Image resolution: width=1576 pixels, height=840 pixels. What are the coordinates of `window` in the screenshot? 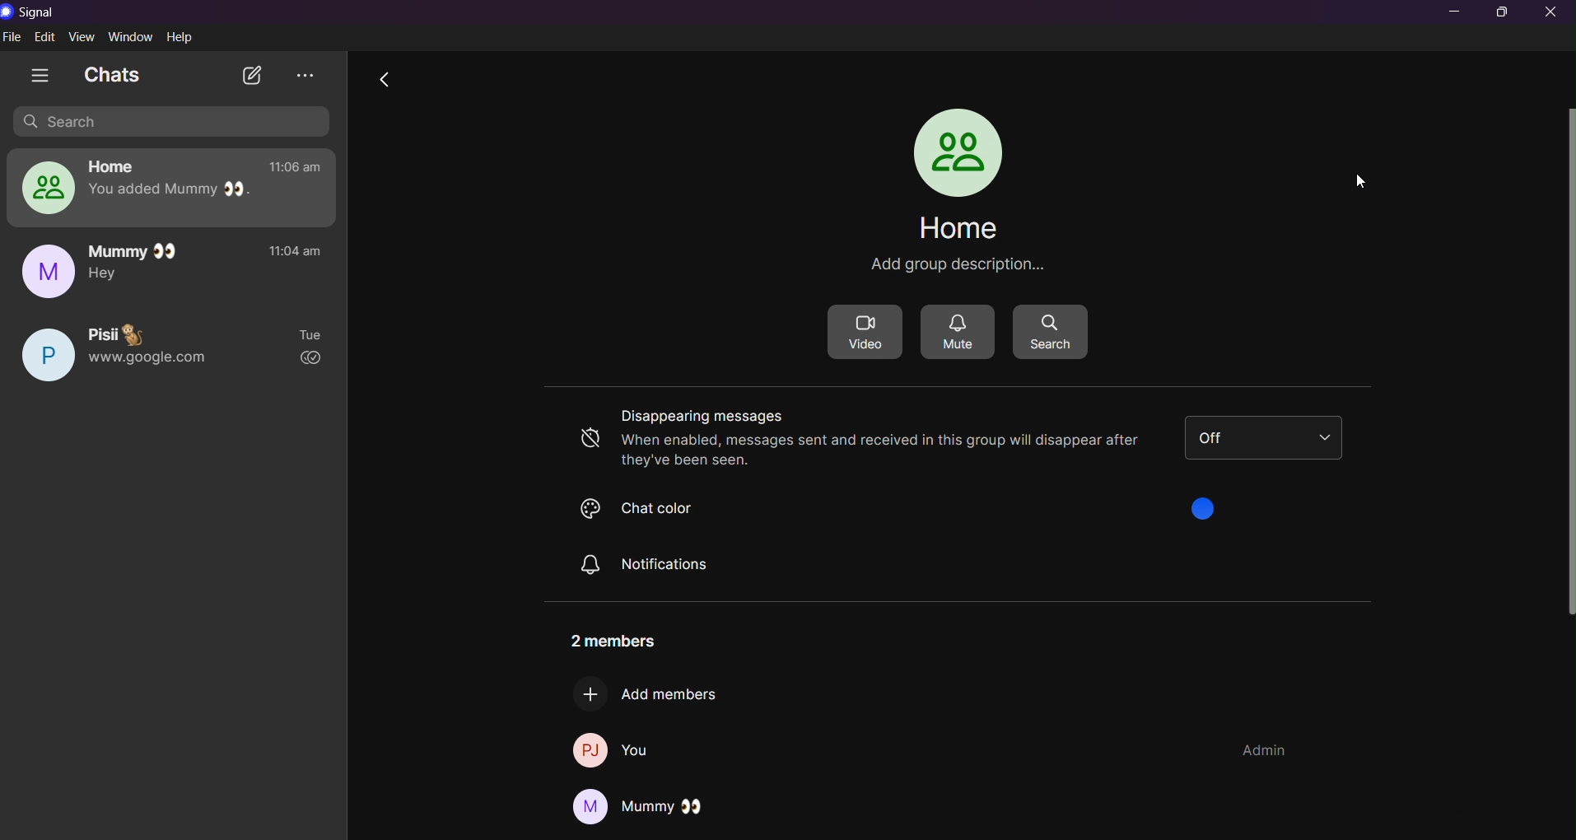 It's located at (133, 37).